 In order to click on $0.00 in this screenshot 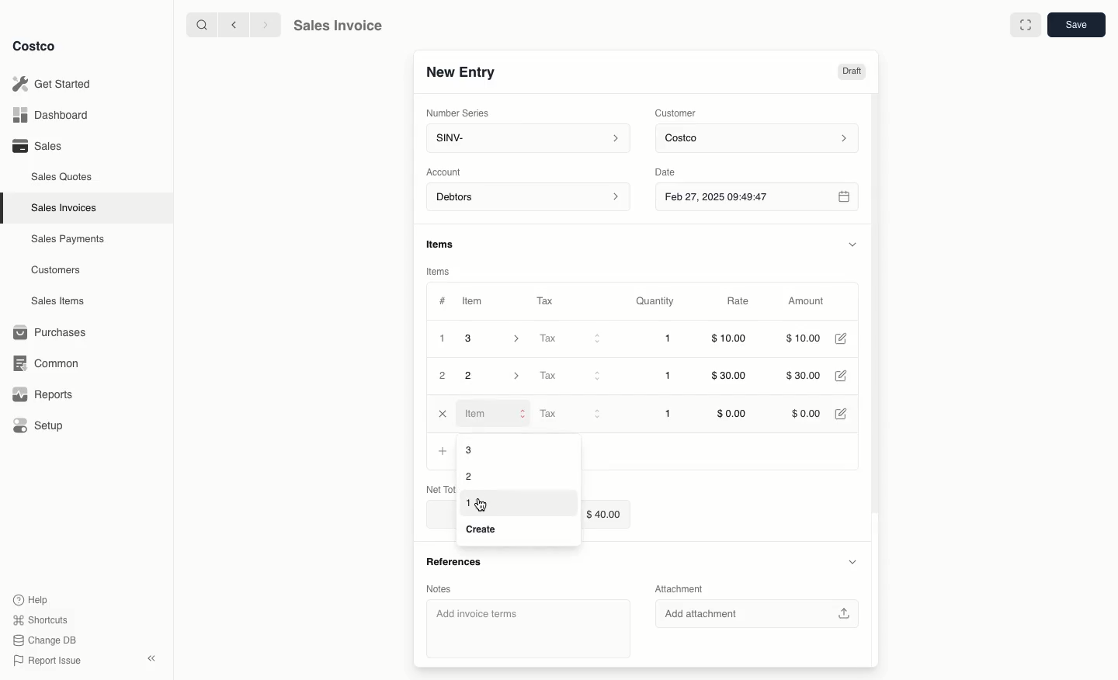, I will do `click(806, 412)`.